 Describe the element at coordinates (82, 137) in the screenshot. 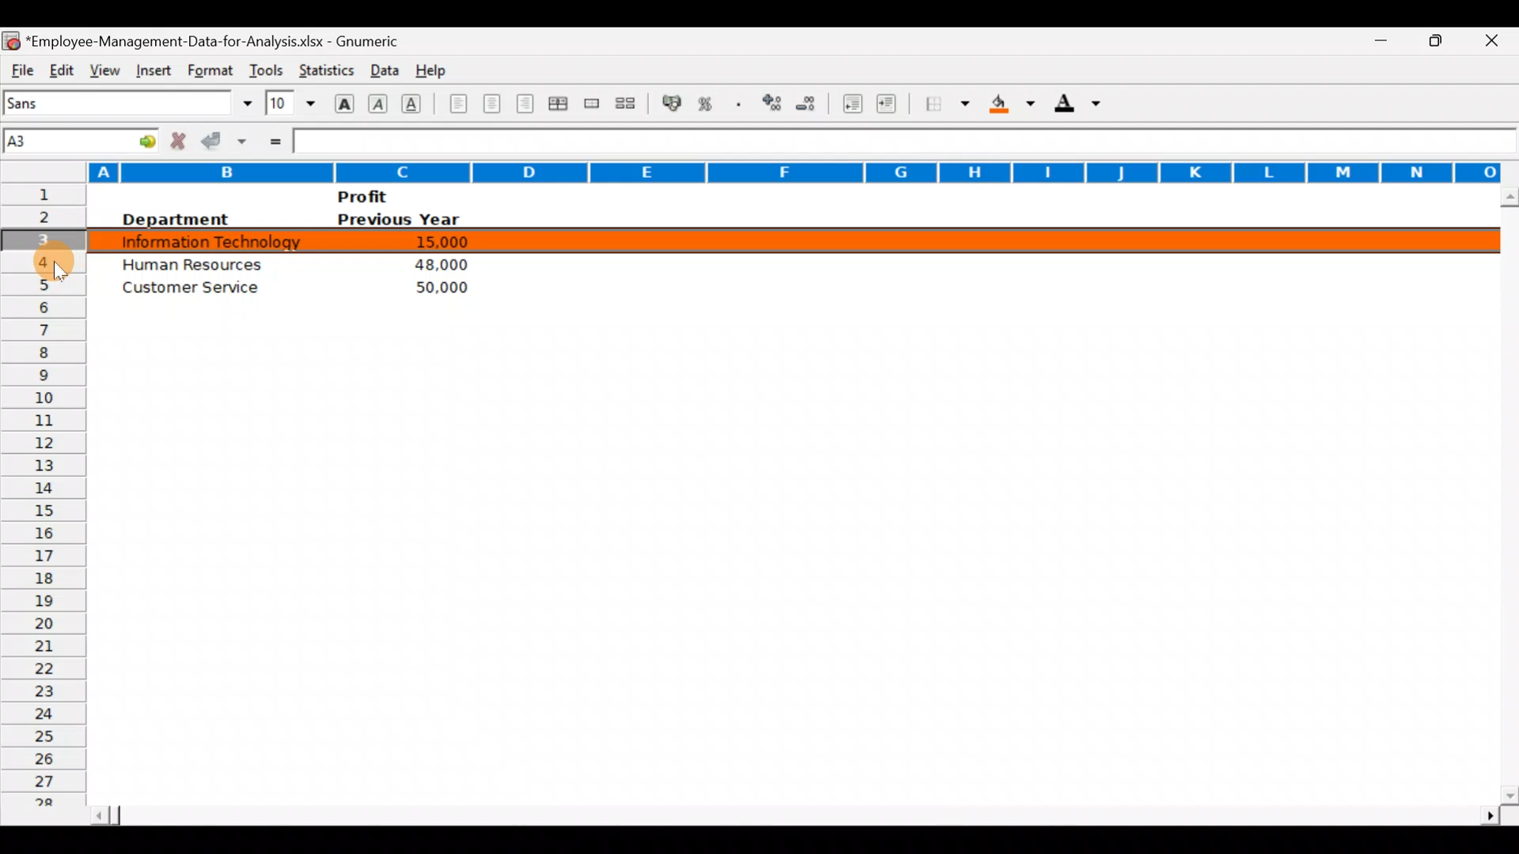

I see `Cell name` at that location.